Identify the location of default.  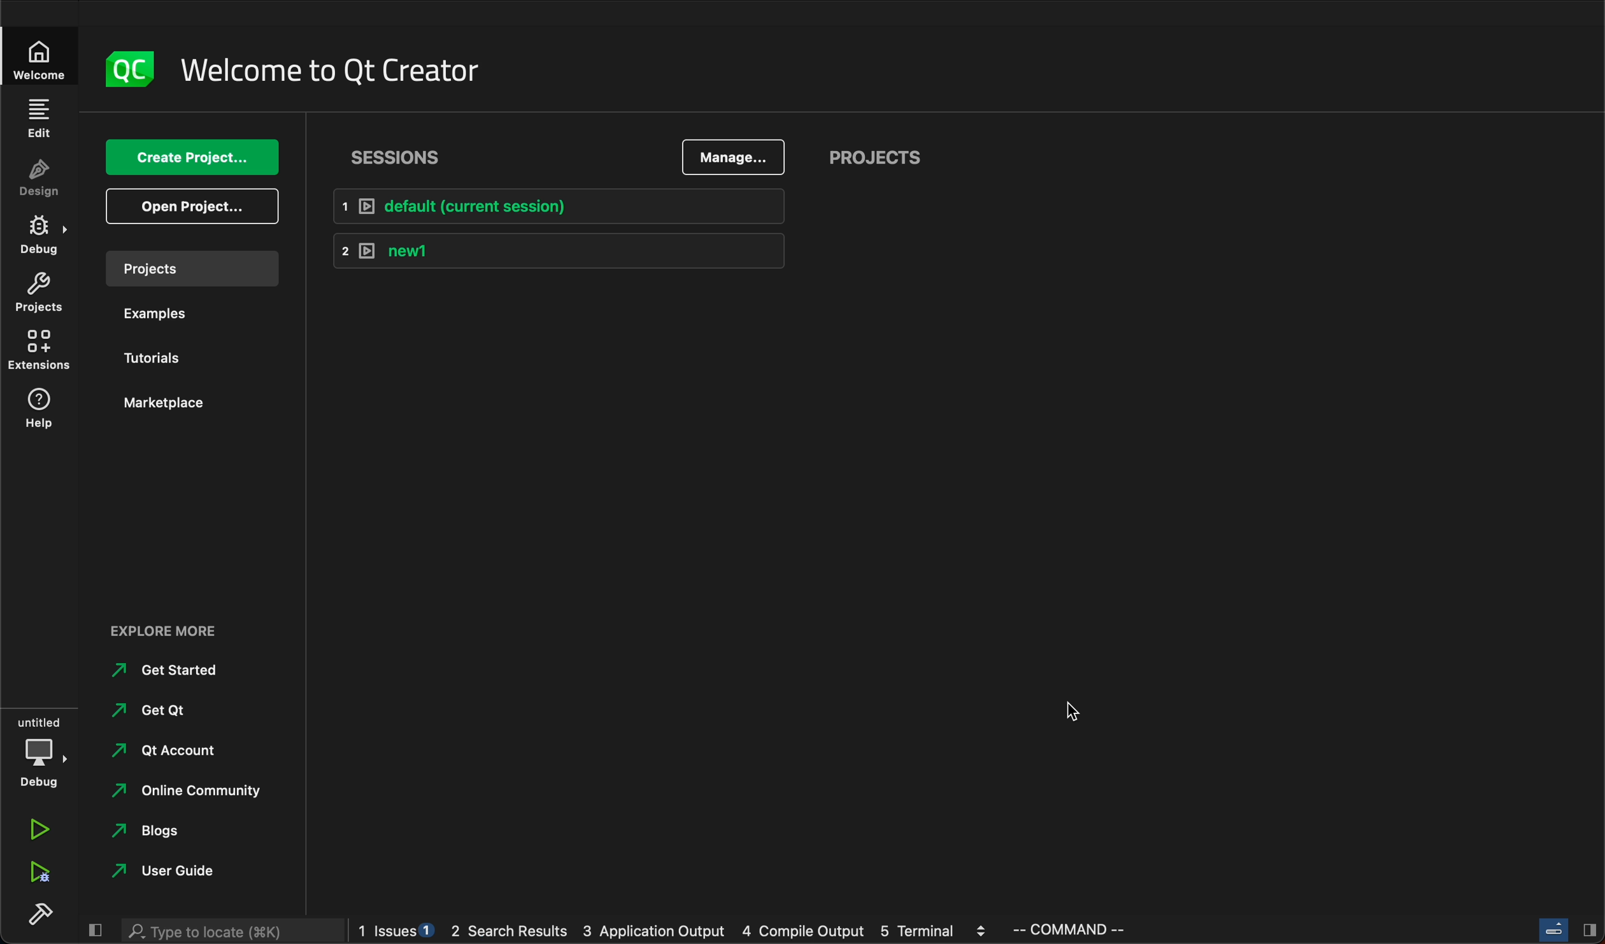
(567, 210).